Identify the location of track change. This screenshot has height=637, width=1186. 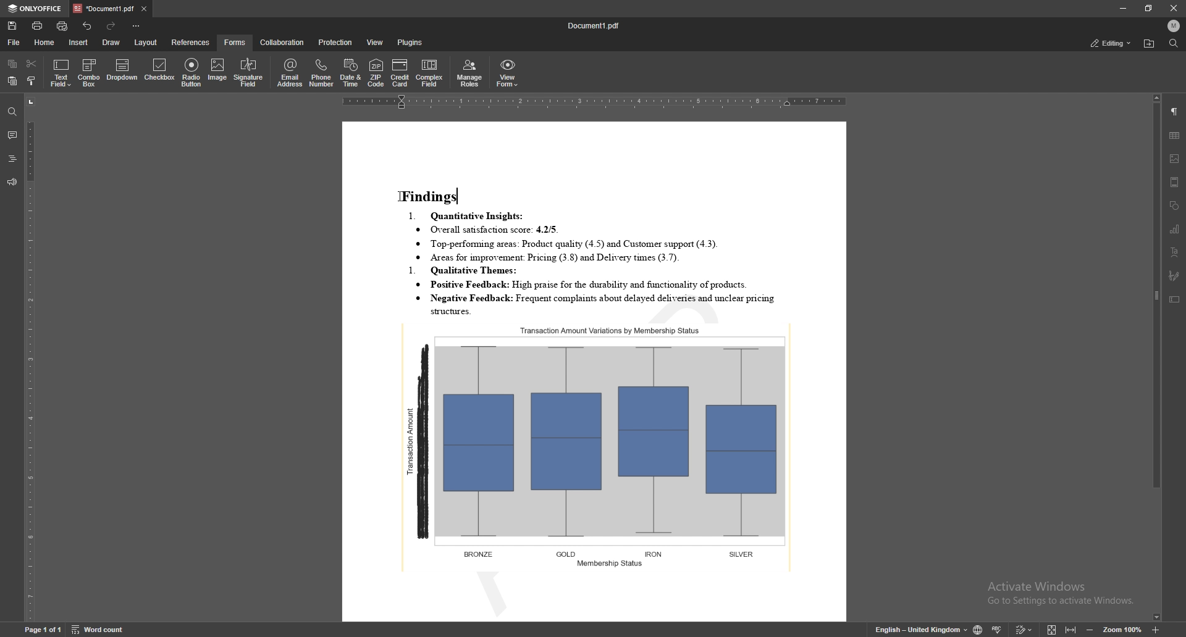
(1024, 630).